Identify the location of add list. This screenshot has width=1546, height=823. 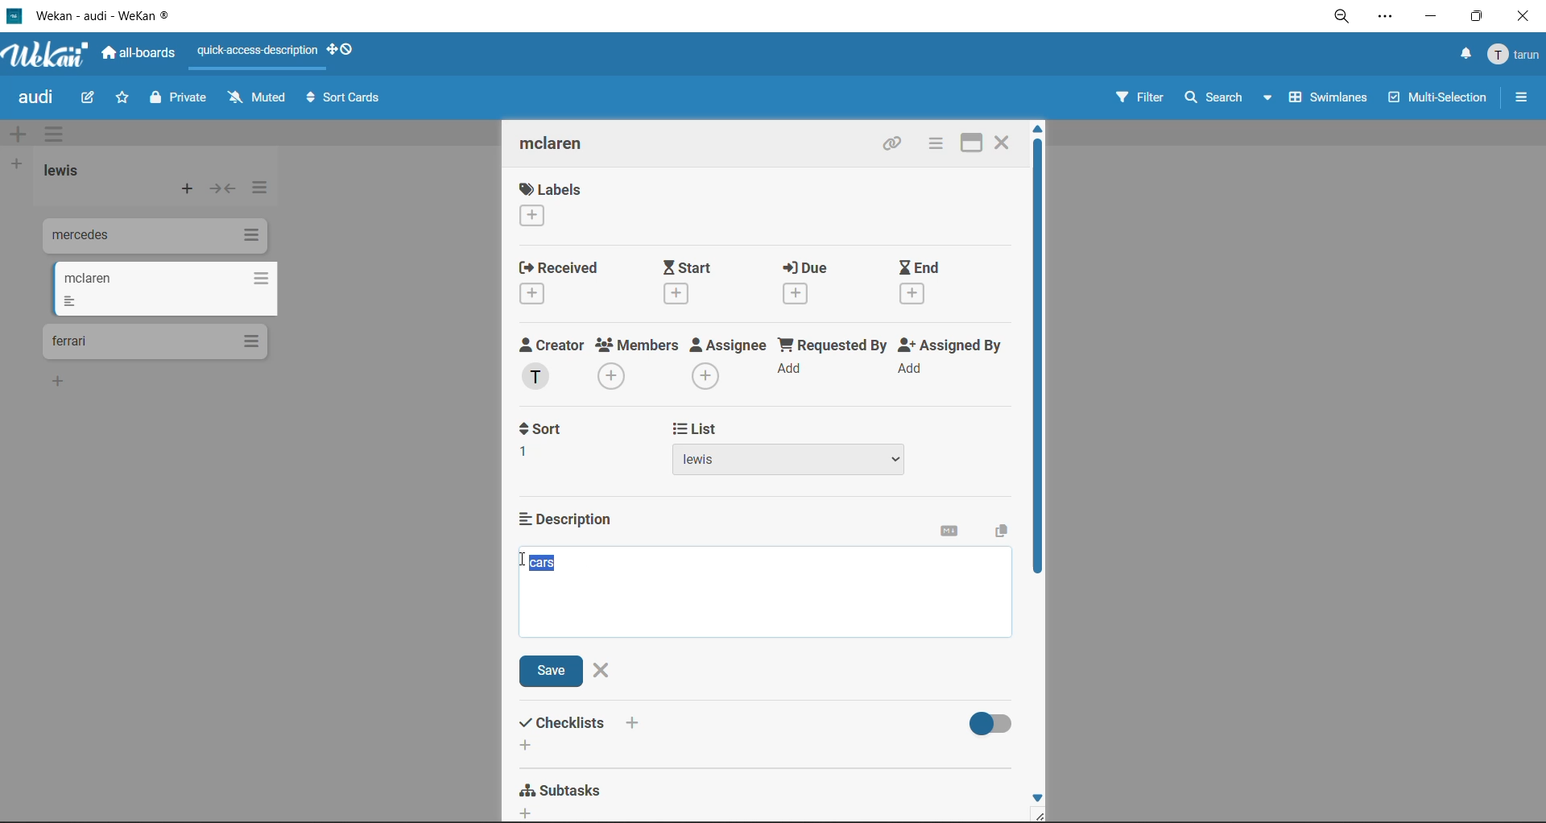
(15, 165).